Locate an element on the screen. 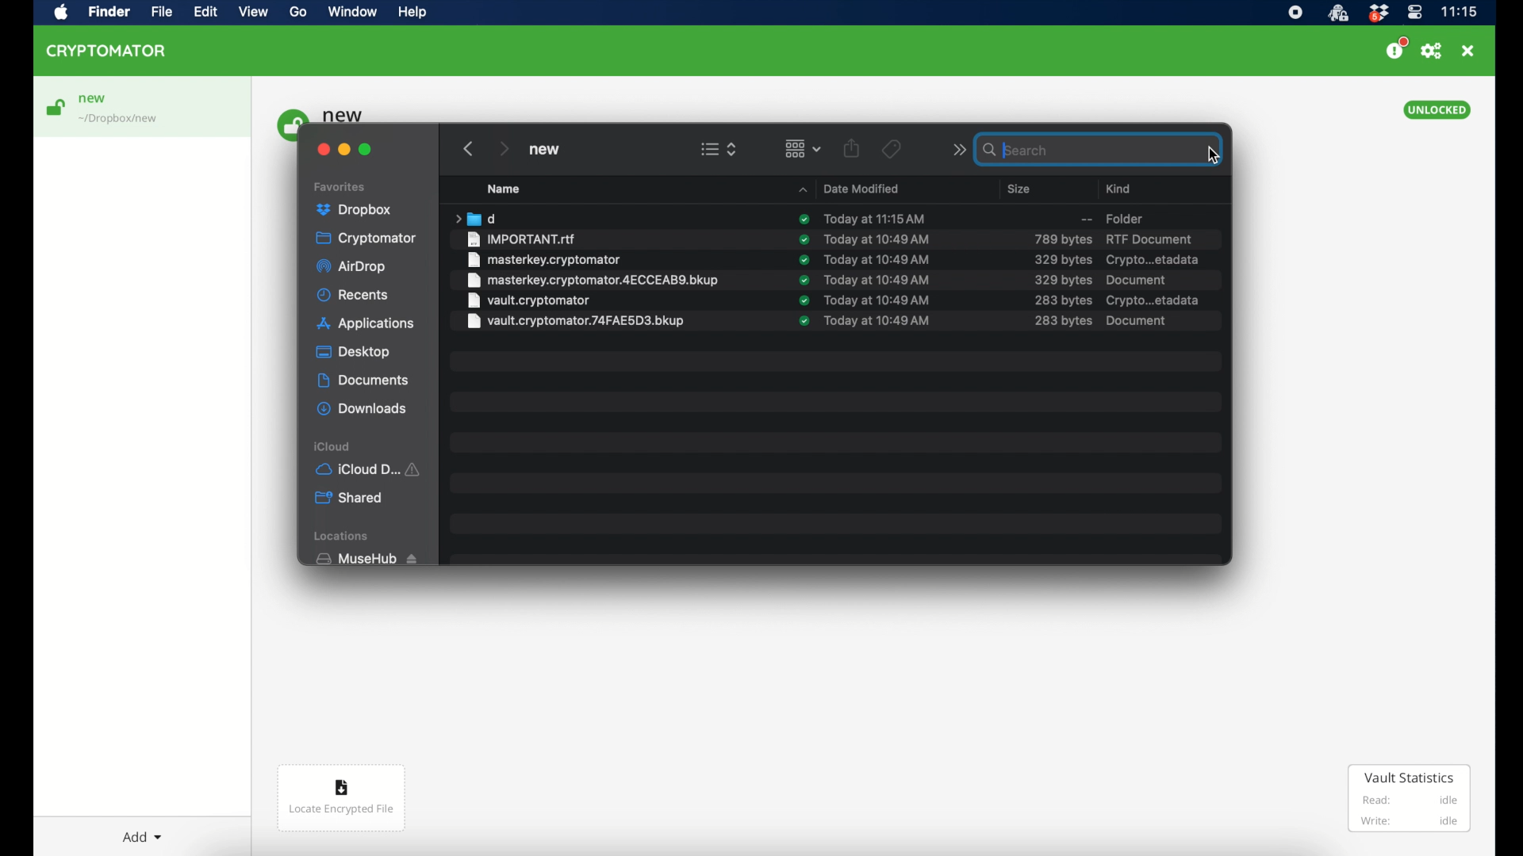 The width and height of the screenshot is (1523, 856). edit is located at coordinates (205, 12).